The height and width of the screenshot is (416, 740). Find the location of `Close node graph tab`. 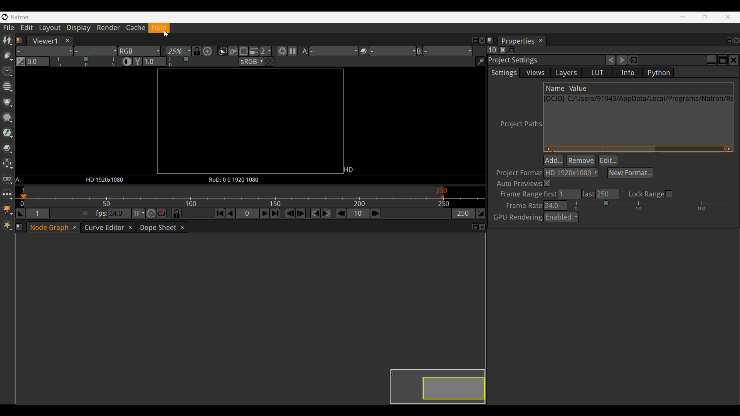

Close node graph tab is located at coordinates (74, 227).